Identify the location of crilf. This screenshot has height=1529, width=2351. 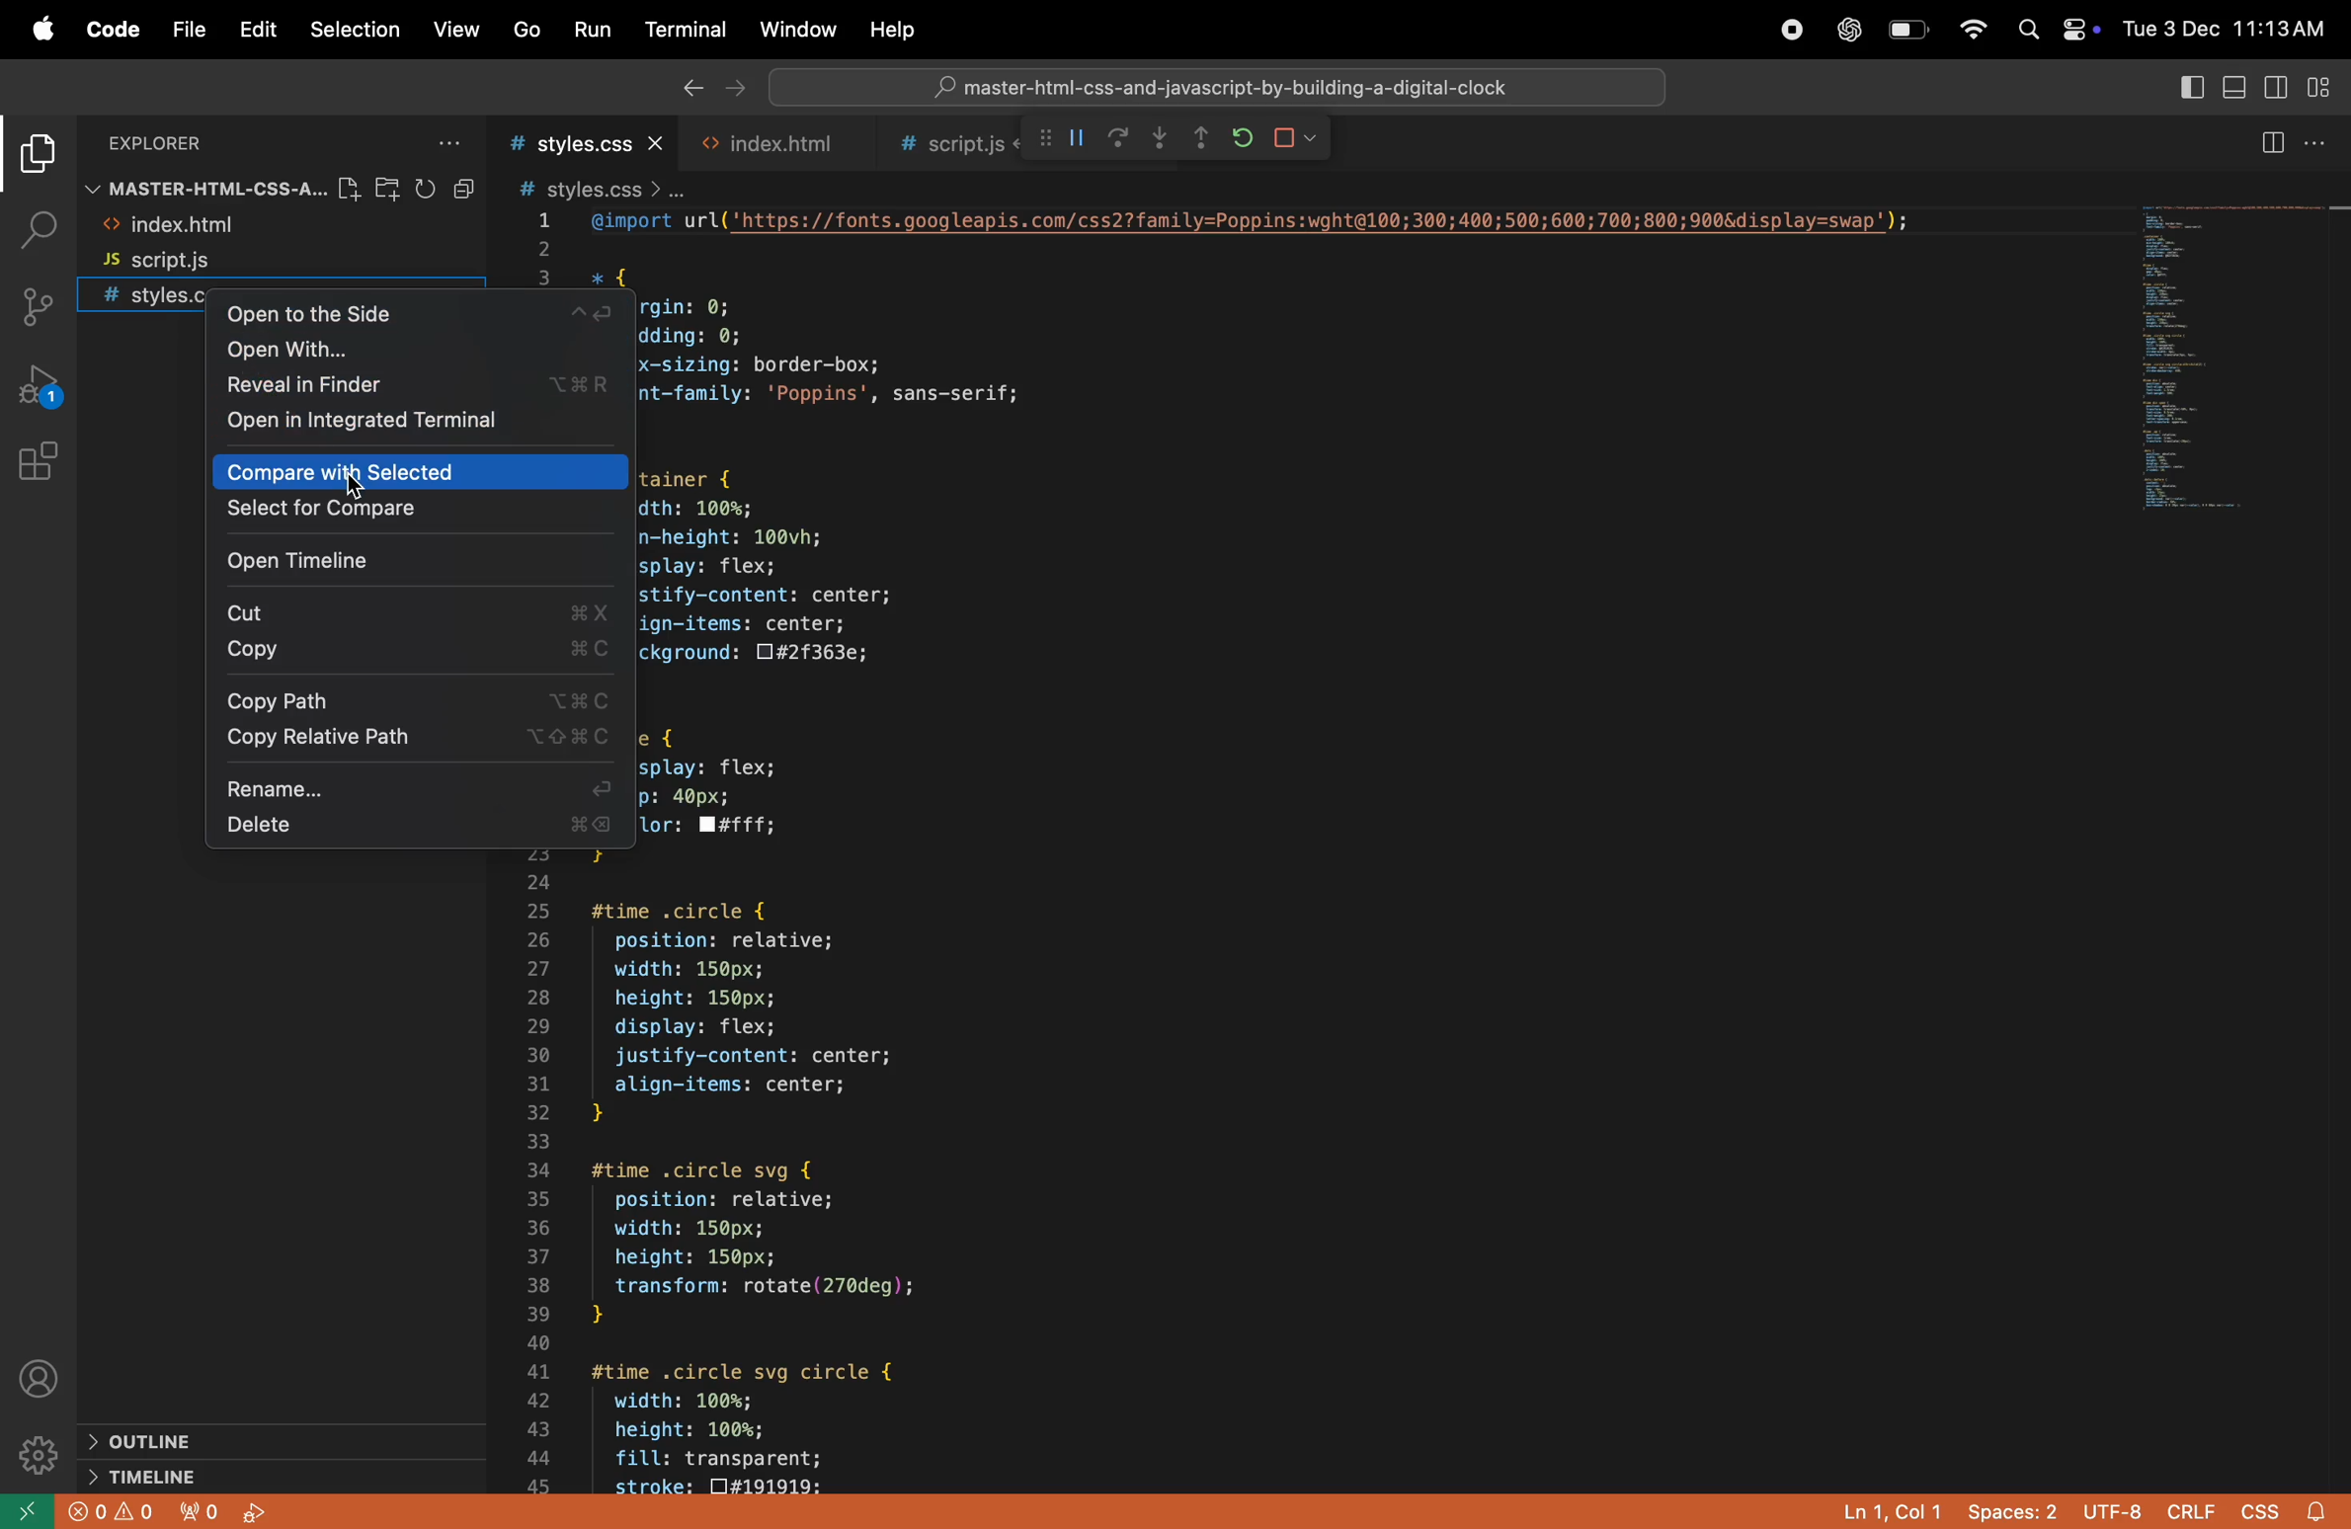
(2190, 1511).